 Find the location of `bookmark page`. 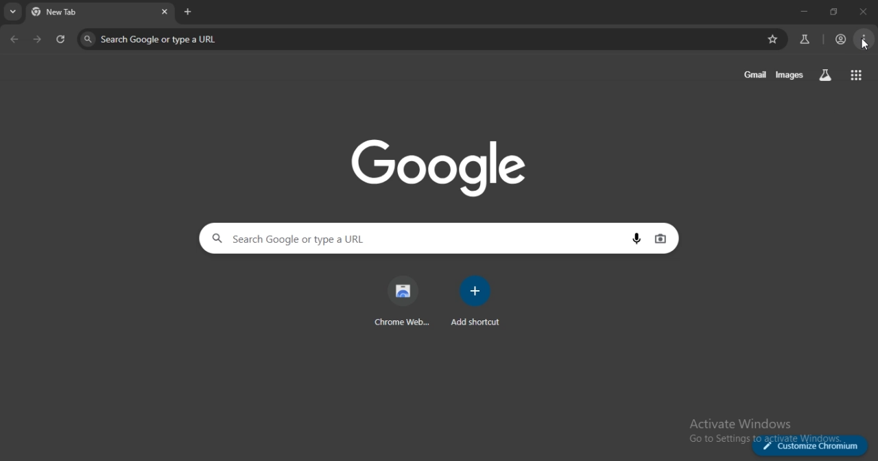

bookmark page is located at coordinates (772, 40).